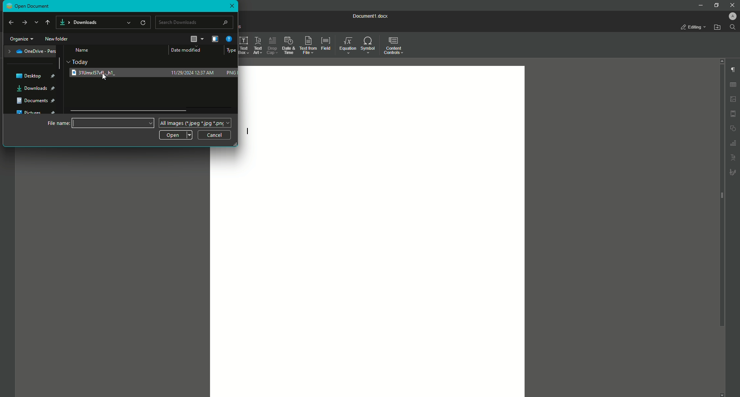  Describe the element at coordinates (248, 131) in the screenshot. I see `text cursor` at that location.